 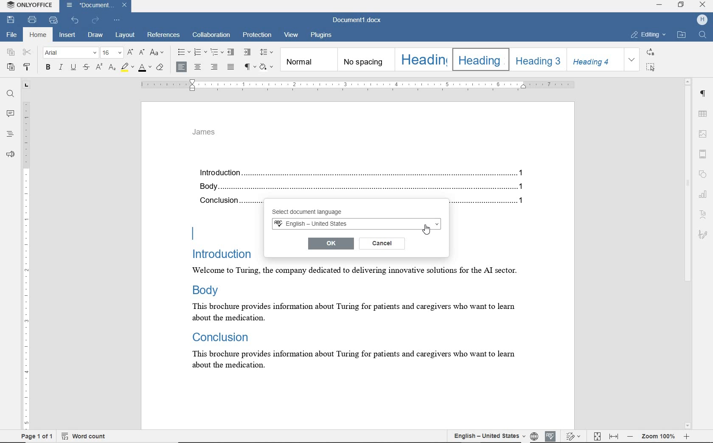 I want to click on paragraph line spacing, so click(x=267, y=52).